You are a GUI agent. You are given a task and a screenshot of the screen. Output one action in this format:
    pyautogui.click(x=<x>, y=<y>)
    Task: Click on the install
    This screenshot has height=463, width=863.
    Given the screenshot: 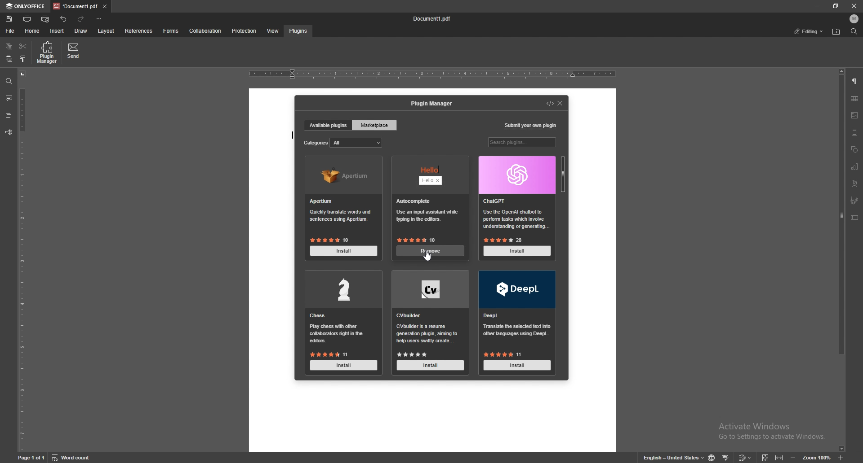 What is the action you would take?
    pyautogui.click(x=518, y=251)
    